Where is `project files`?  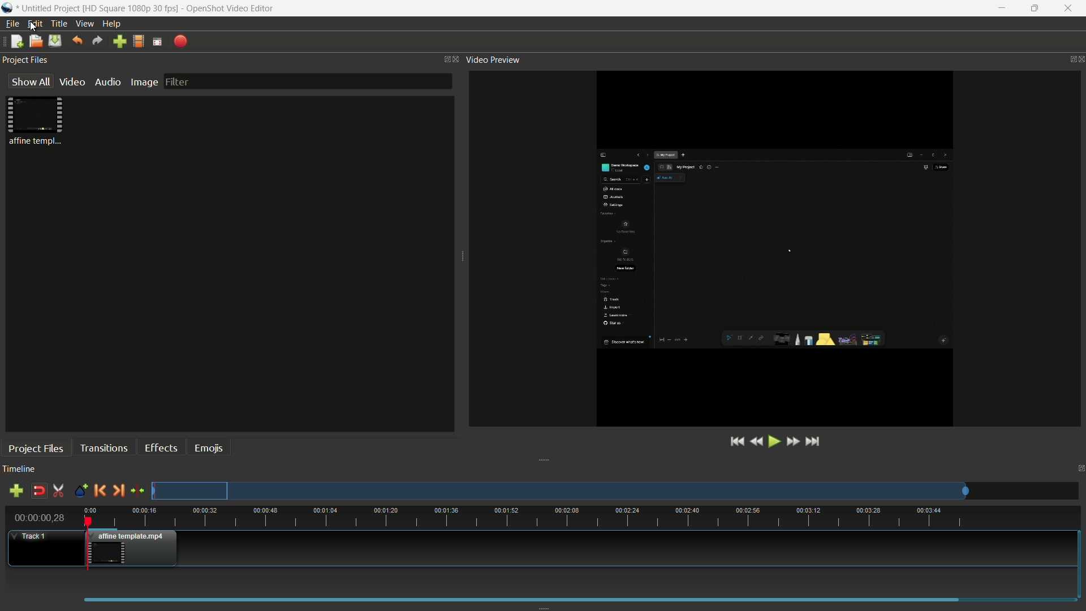
project files is located at coordinates (36, 448).